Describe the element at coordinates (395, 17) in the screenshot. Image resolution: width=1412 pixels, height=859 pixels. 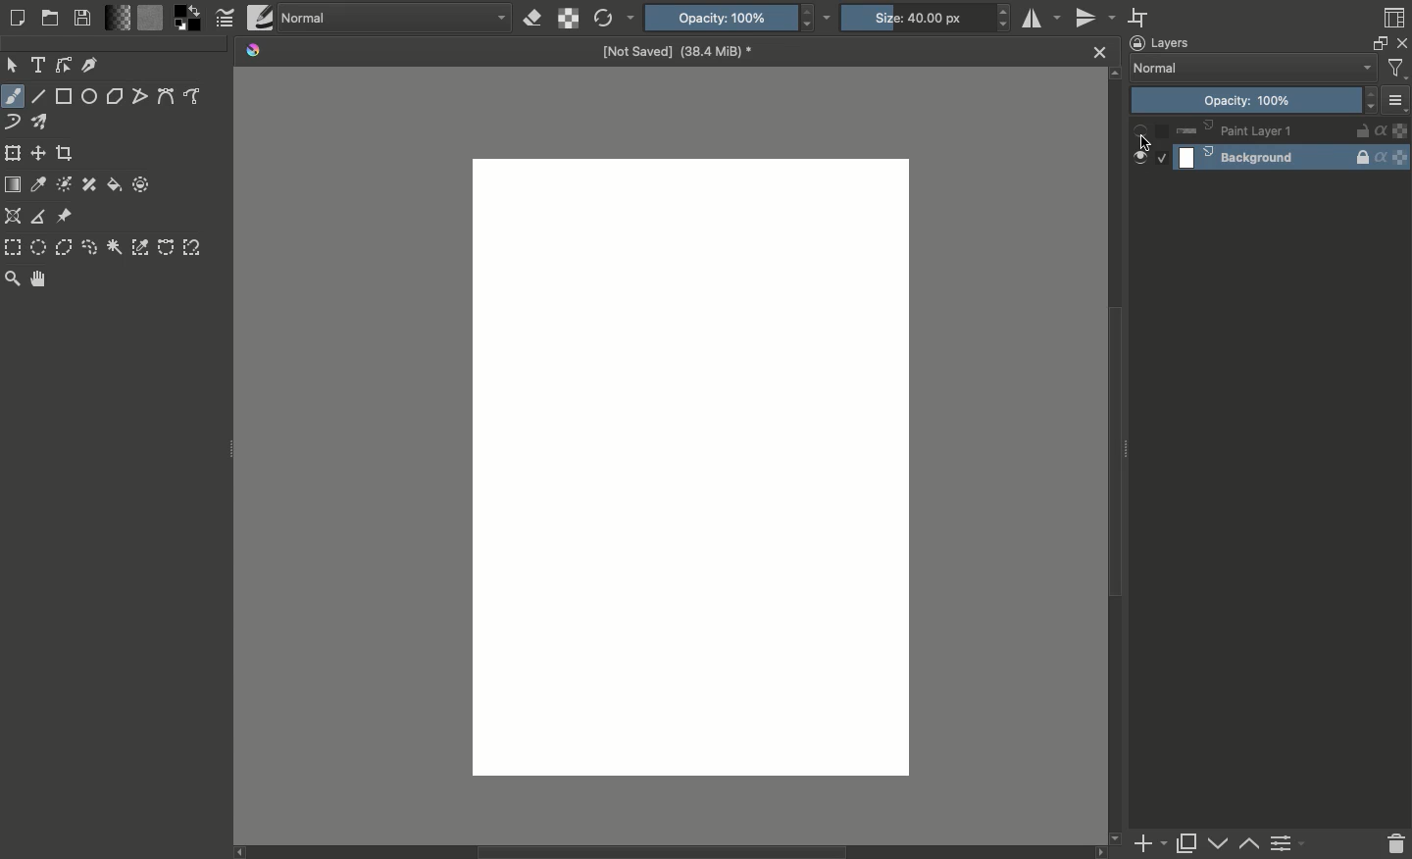
I see `Normal` at that location.